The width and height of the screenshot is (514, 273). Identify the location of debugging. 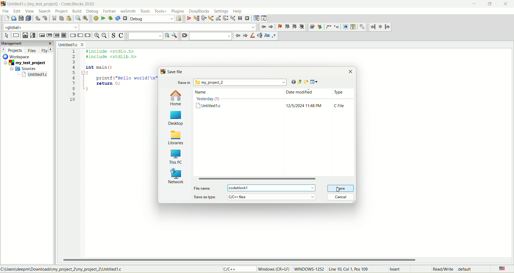
(256, 18).